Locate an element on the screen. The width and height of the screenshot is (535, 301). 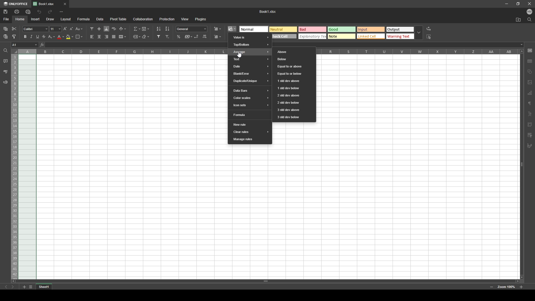
merge and center is located at coordinates (122, 37).